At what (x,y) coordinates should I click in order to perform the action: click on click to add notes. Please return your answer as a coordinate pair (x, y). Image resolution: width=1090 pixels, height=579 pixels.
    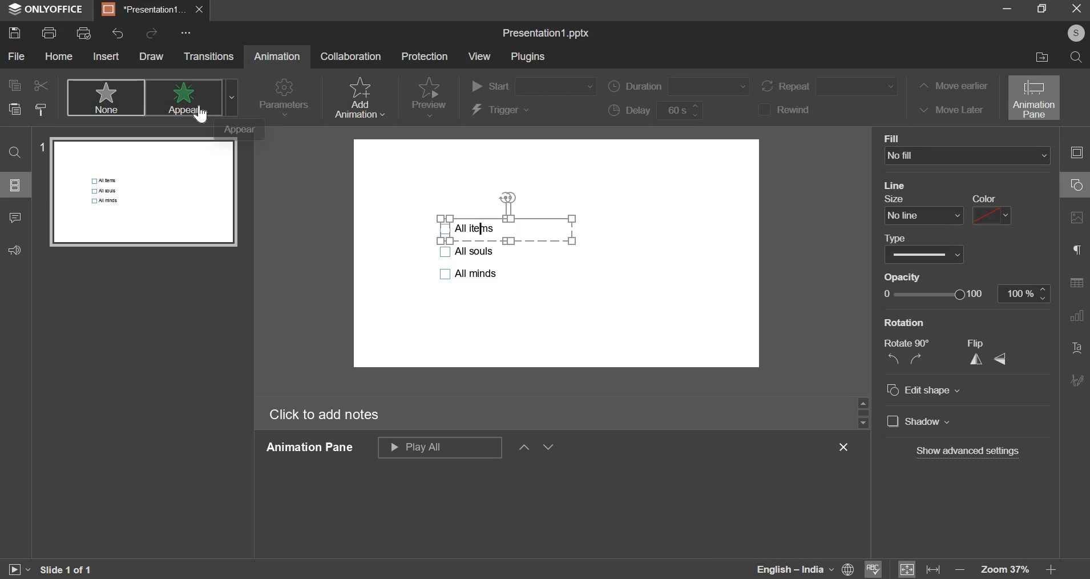
    Looking at the image, I should click on (324, 415).